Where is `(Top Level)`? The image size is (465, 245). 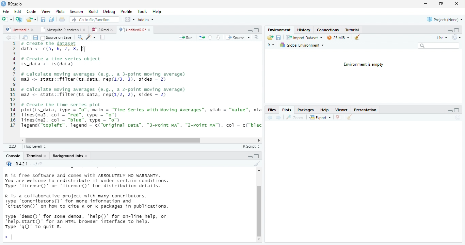 (Top Level) is located at coordinates (33, 147).